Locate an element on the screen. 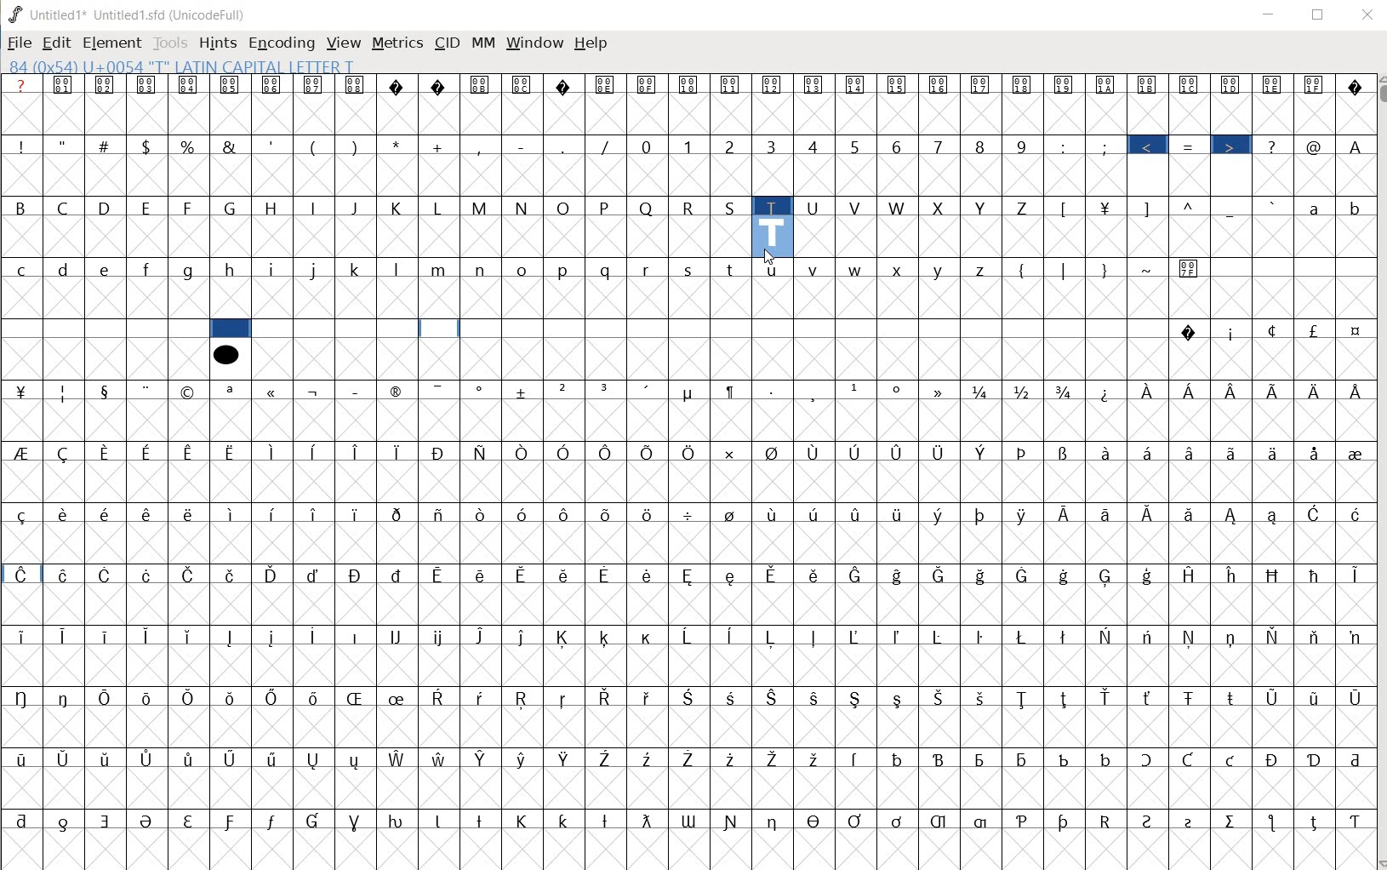 The height and width of the screenshot is (870, 1387). Symbol is located at coordinates (1106, 206).